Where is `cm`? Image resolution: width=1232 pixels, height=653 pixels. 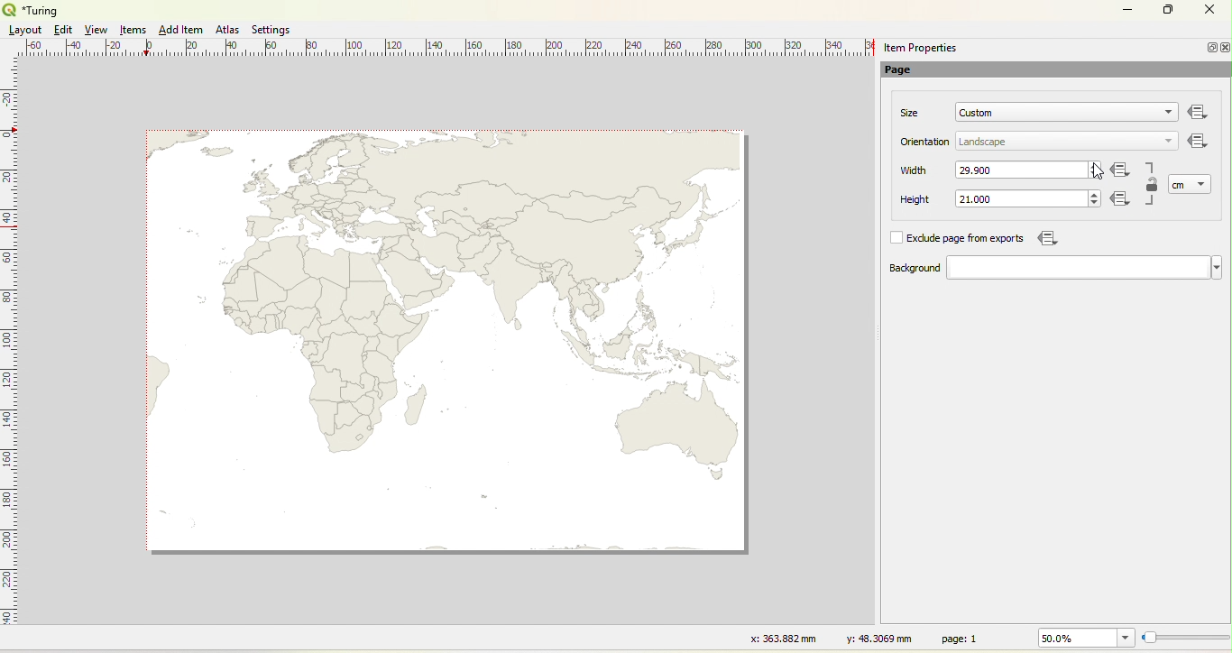 cm is located at coordinates (1180, 185).